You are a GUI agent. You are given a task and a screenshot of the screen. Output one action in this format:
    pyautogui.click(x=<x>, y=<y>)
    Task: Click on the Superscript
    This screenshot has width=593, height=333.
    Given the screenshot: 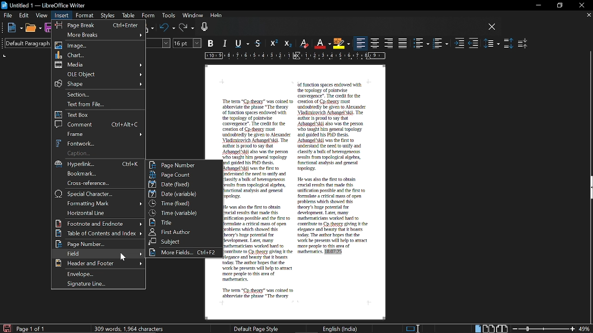 What is the action you would take?
    pyautogui.click(x=273, y=43)
    